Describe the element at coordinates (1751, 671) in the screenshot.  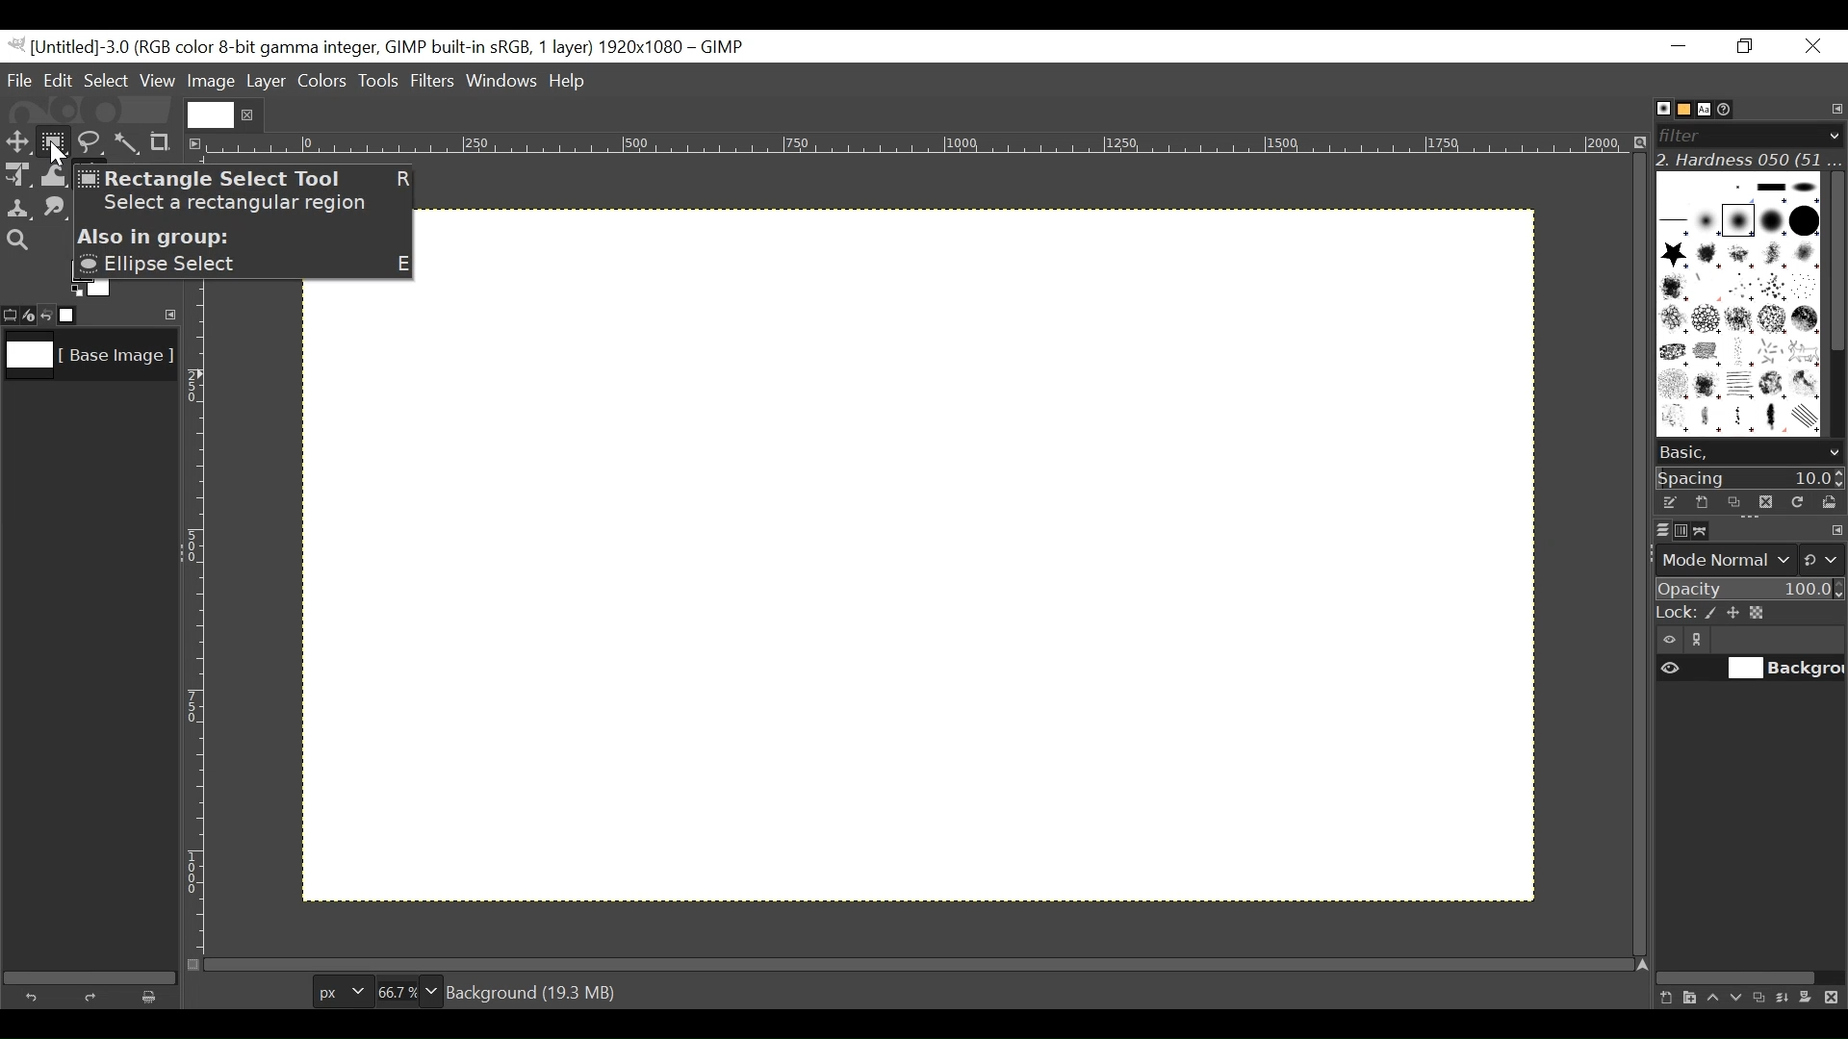
I see `(un)select item visibility background` at that location.